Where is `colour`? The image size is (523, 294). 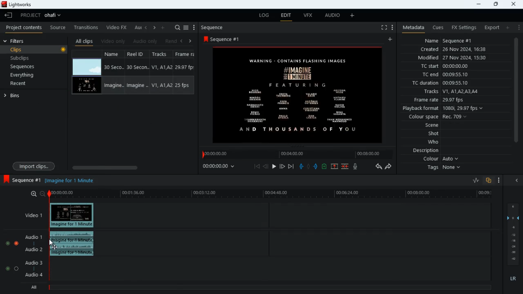 colour is located at coordinates (441, 159).